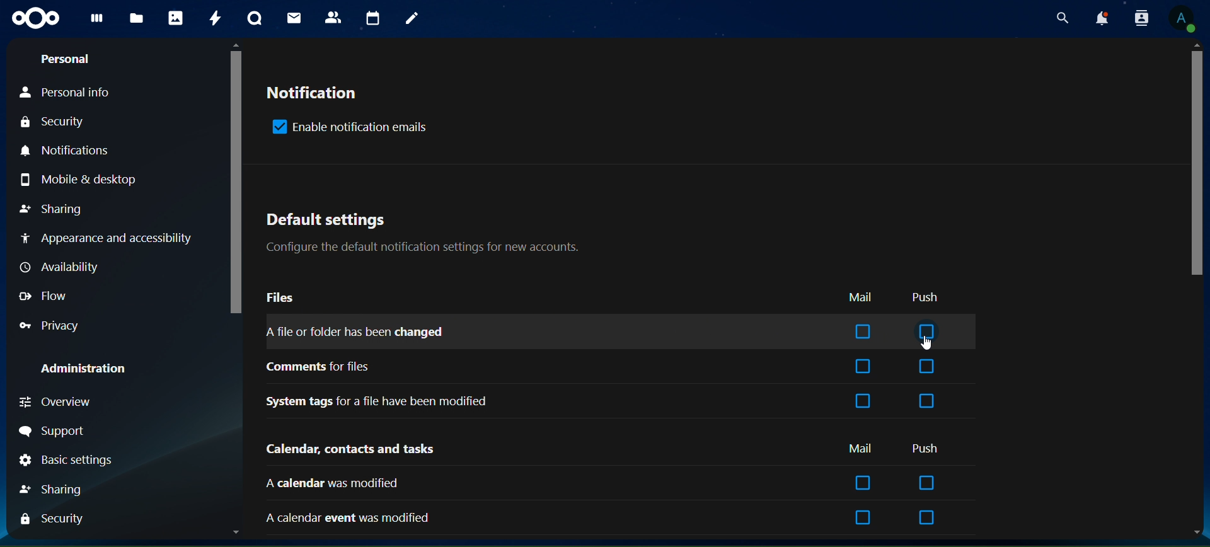 Image resolution: width=1210 pixels, height=547 pixels. Describe the element at coordinates (255, 18) in the screenshot. I see `talk` at that location.